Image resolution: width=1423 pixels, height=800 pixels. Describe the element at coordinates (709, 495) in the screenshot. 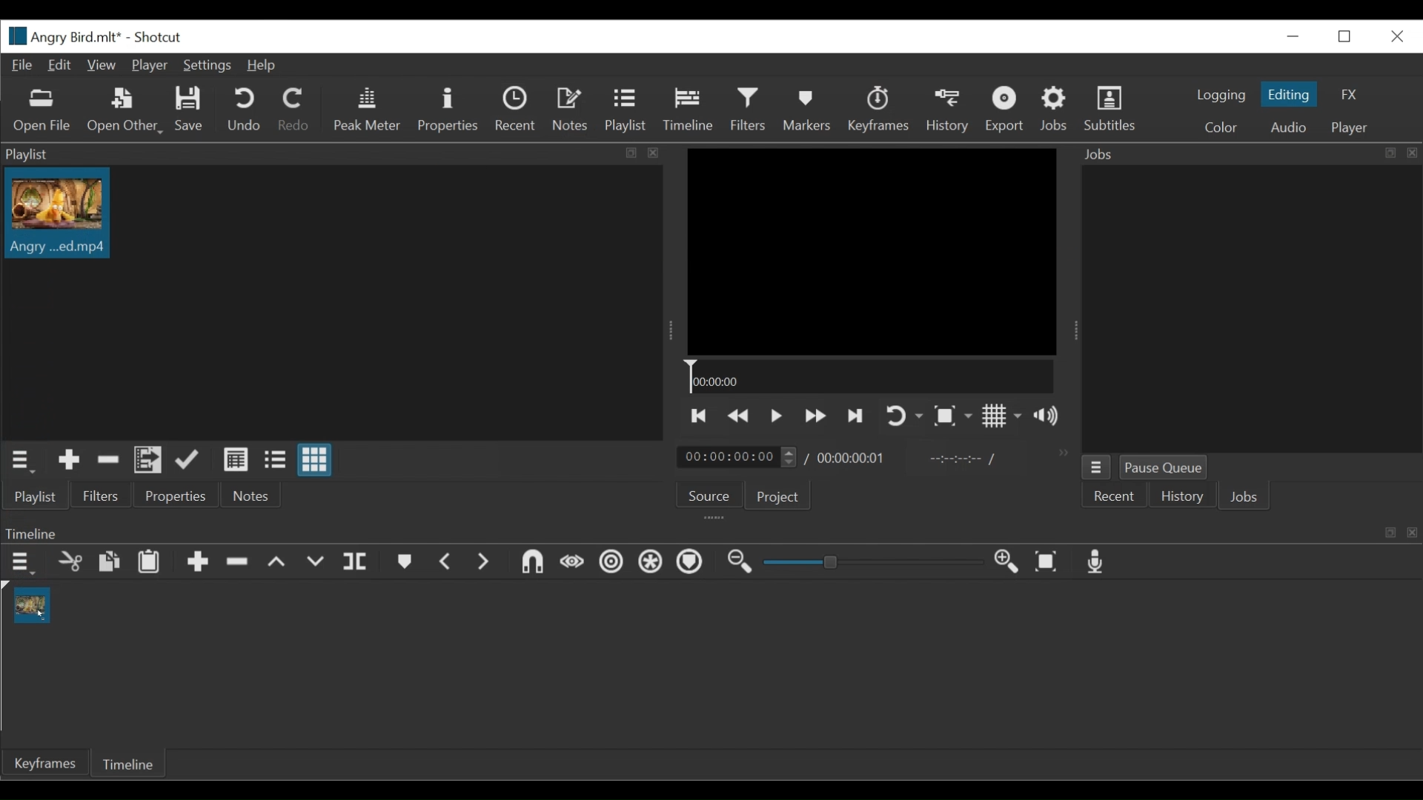

I see `Source` at that location.